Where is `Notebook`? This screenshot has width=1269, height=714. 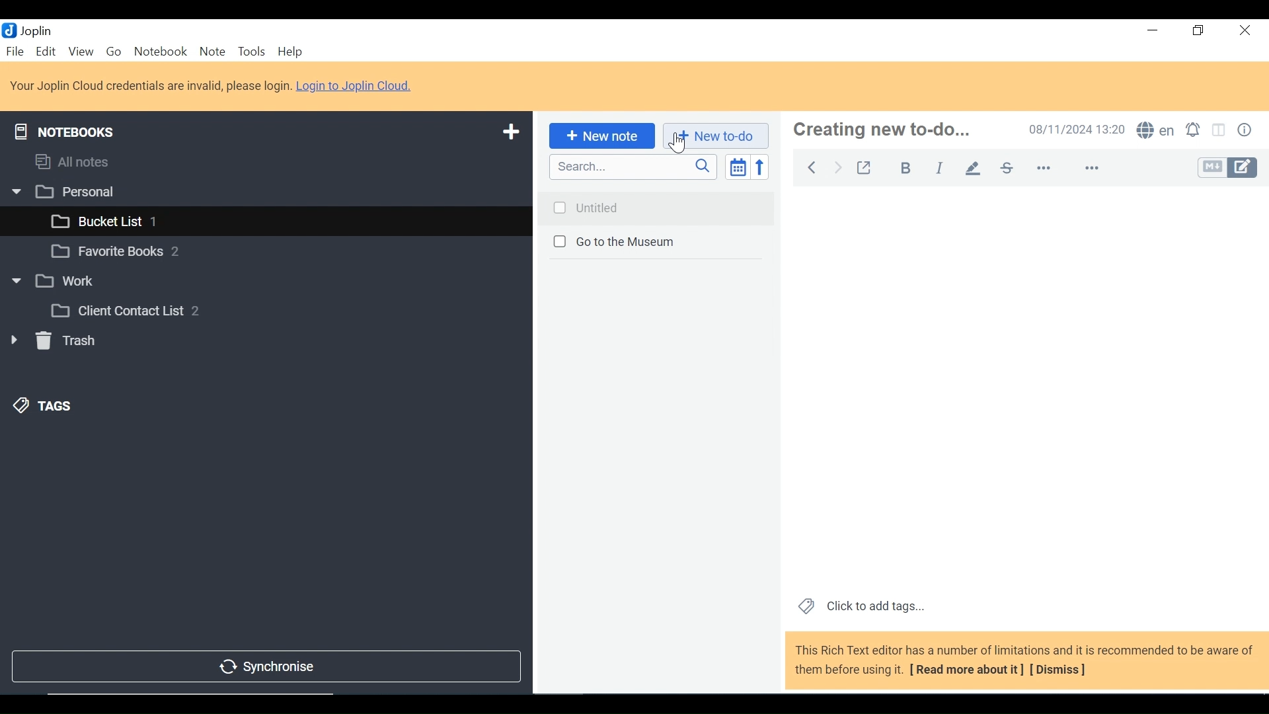
Notebook is located at coordinates (267, 280).